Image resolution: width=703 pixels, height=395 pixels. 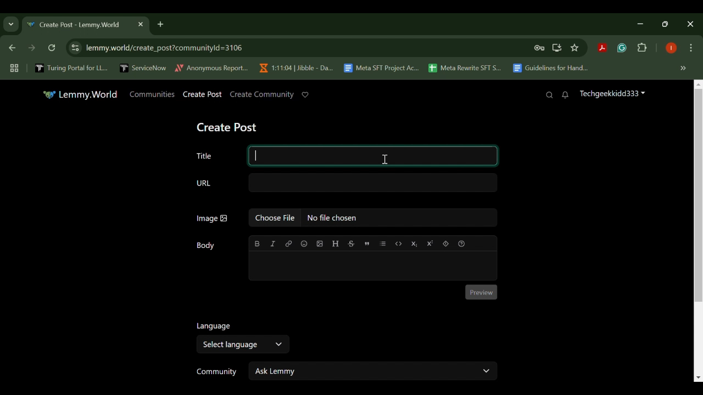 I want to click on Communities, so click(x=152, y=94).